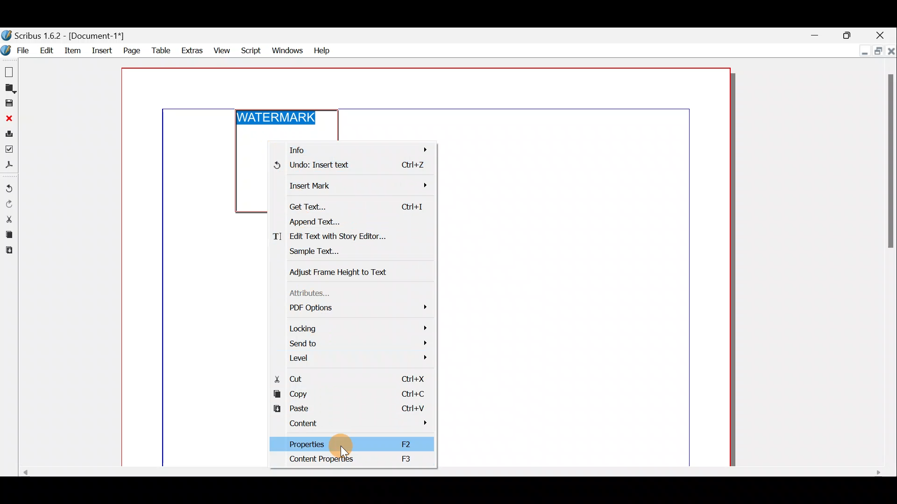  I want to click on Edit text with story editor, so click(349, 236).